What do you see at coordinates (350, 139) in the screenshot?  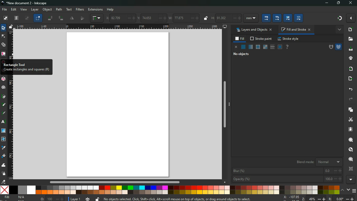 I see `search` at bounding box center [350, 139].